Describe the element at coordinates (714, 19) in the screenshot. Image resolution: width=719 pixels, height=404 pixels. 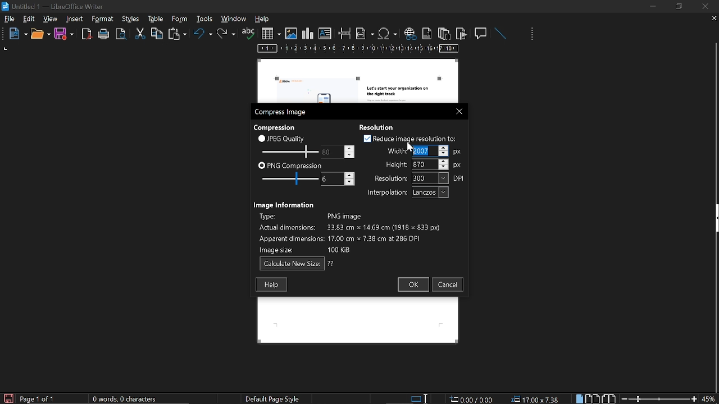
I see `close tab` at that location.